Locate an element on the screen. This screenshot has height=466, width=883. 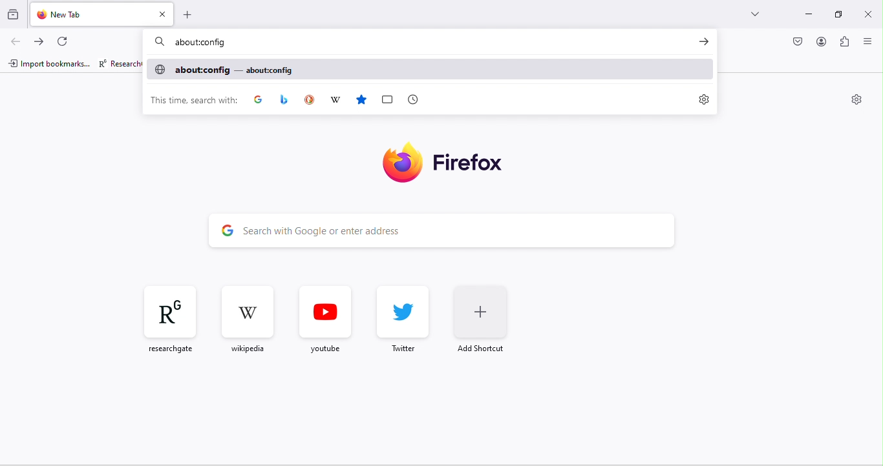
refresh is located at coordinates (62, 40).